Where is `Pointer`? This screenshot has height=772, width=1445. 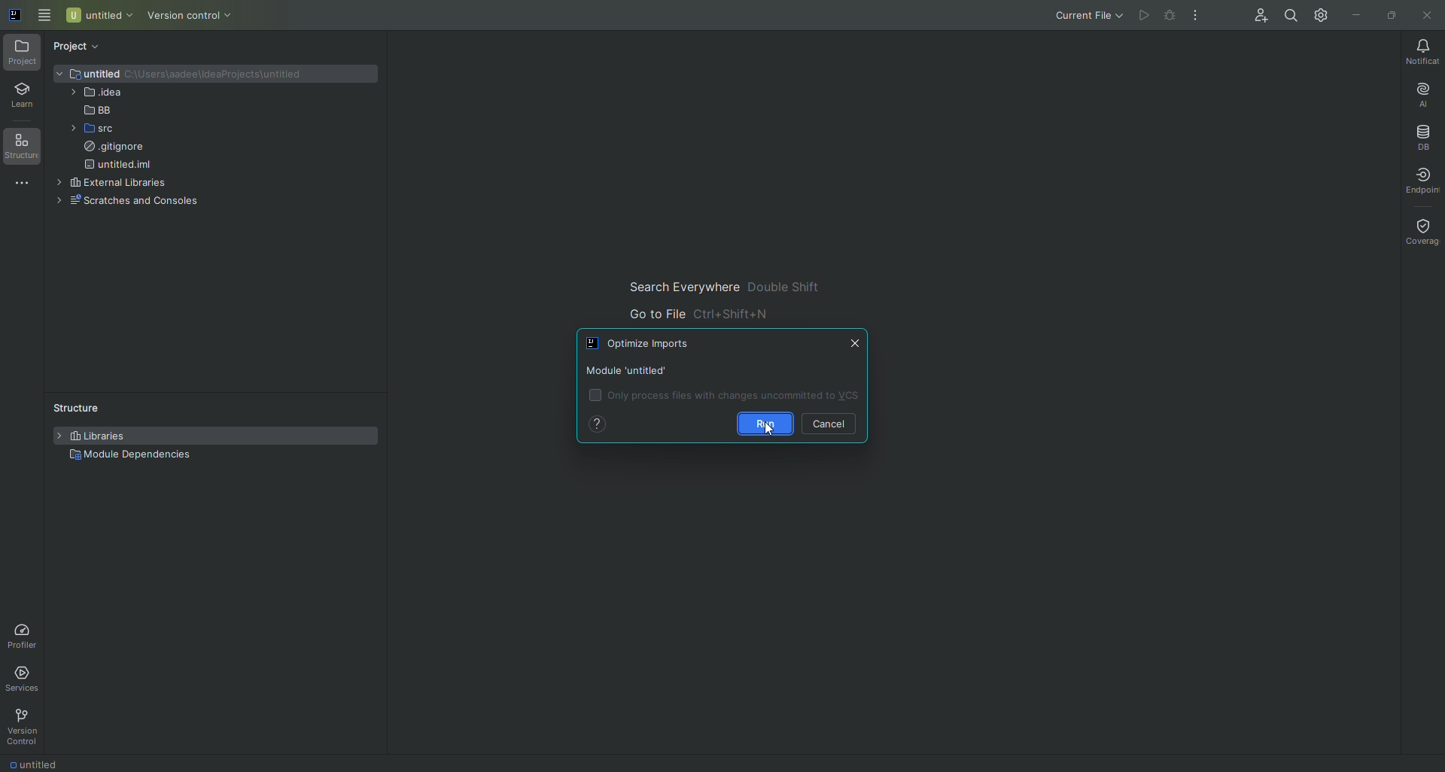
Pointer is located at coordinates (768, 434).